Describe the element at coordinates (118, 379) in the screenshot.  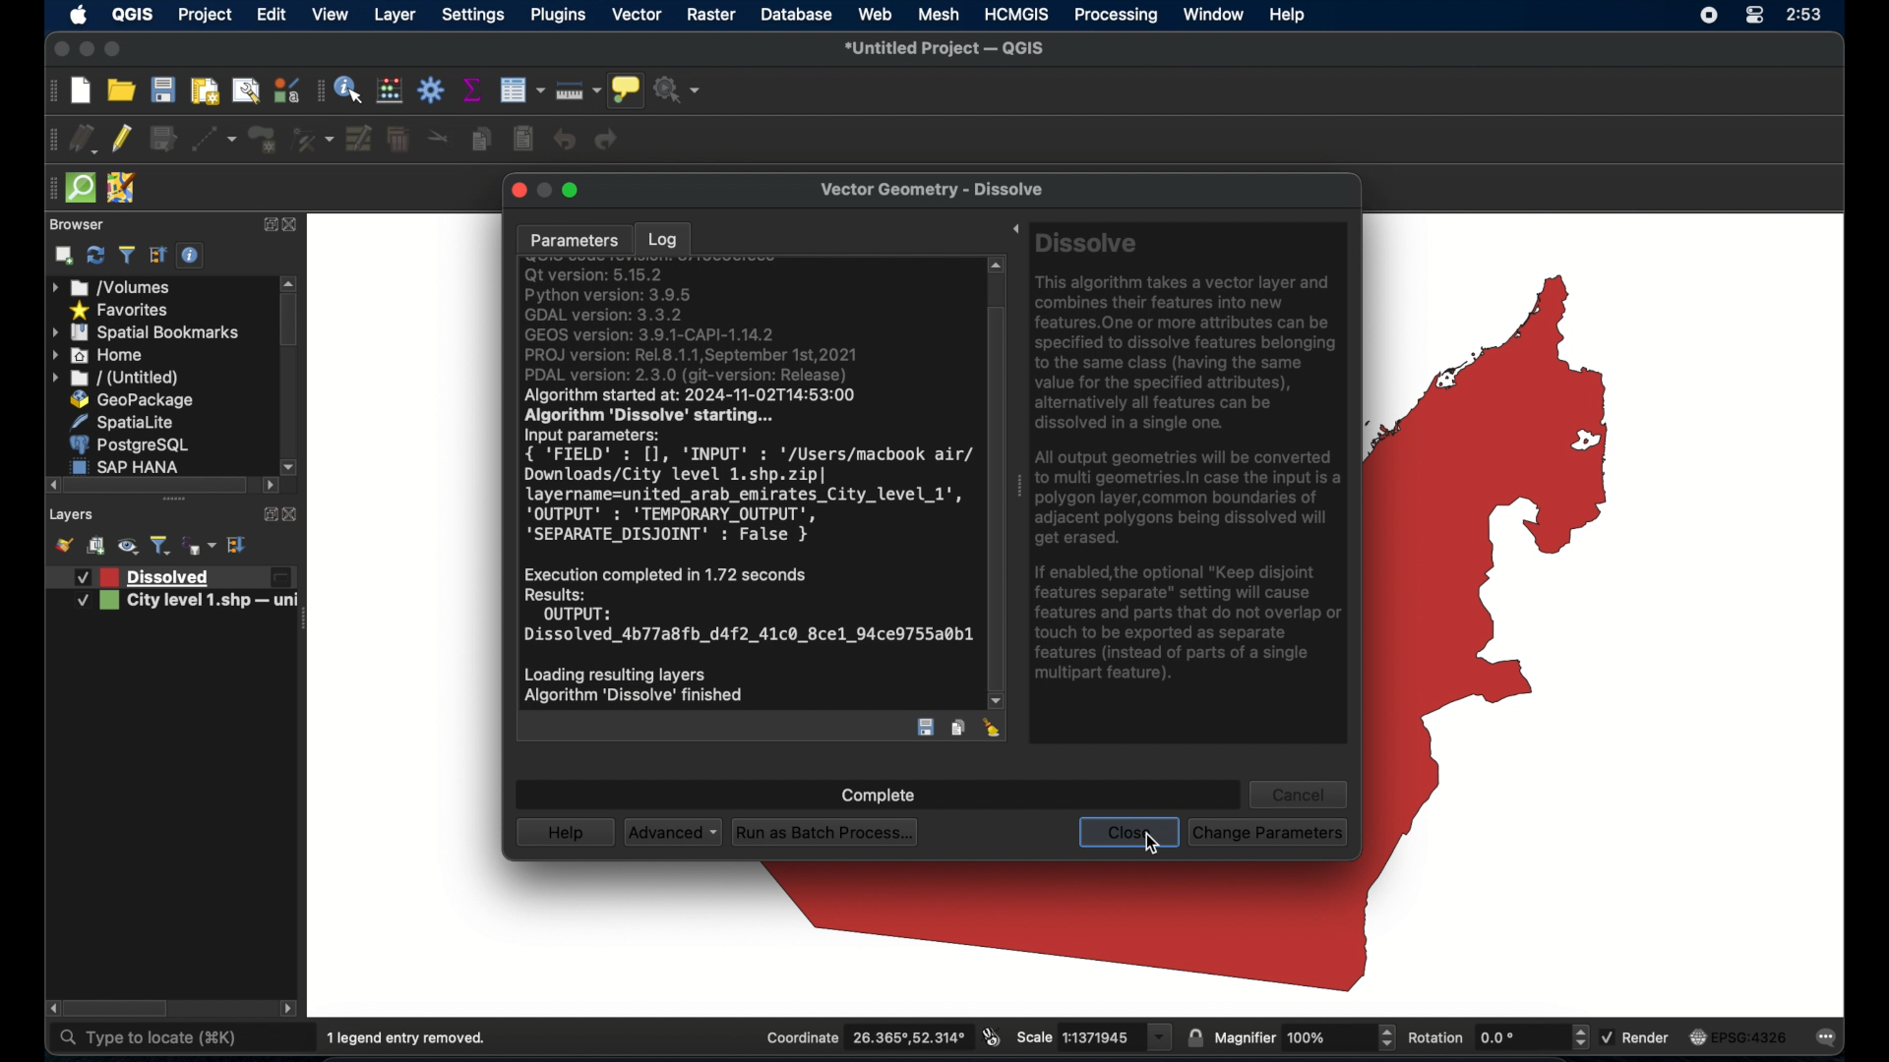
I see `untitled folder` at that location.